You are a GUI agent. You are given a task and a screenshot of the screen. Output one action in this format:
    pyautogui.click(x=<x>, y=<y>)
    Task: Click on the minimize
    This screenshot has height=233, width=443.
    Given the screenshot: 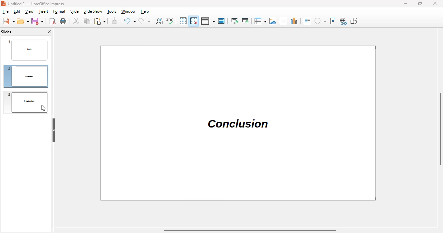 What is the action you would take?
    pyautogui.click(x=405, y=3)
    